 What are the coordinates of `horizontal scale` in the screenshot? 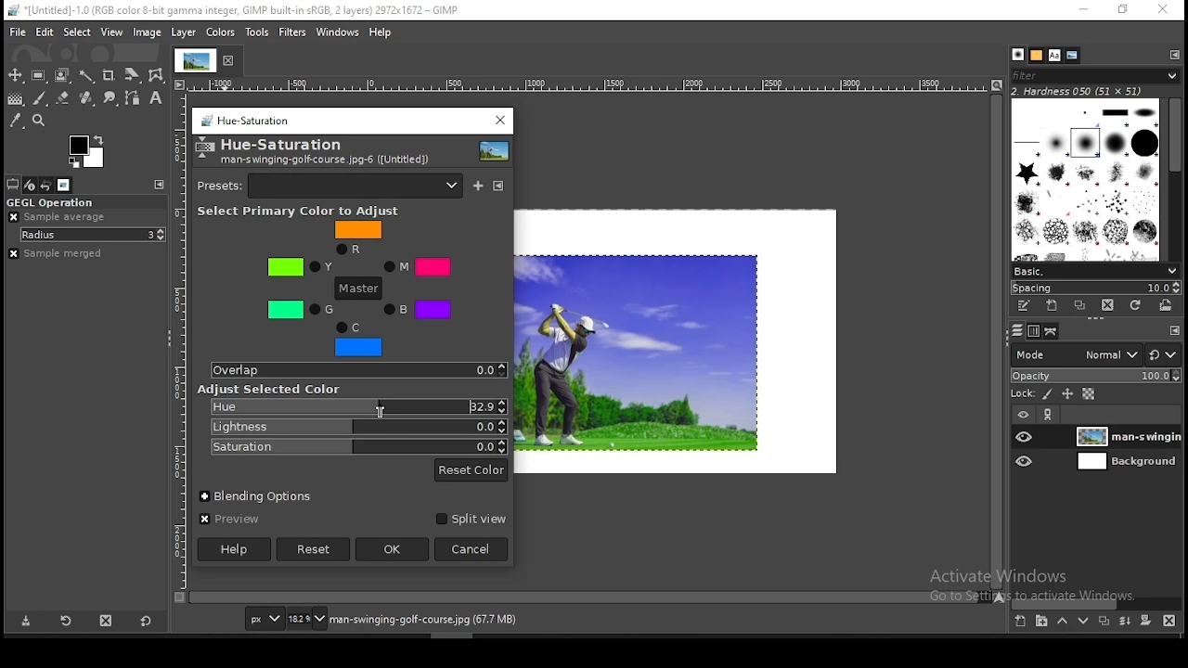 It's located at (181, 342).